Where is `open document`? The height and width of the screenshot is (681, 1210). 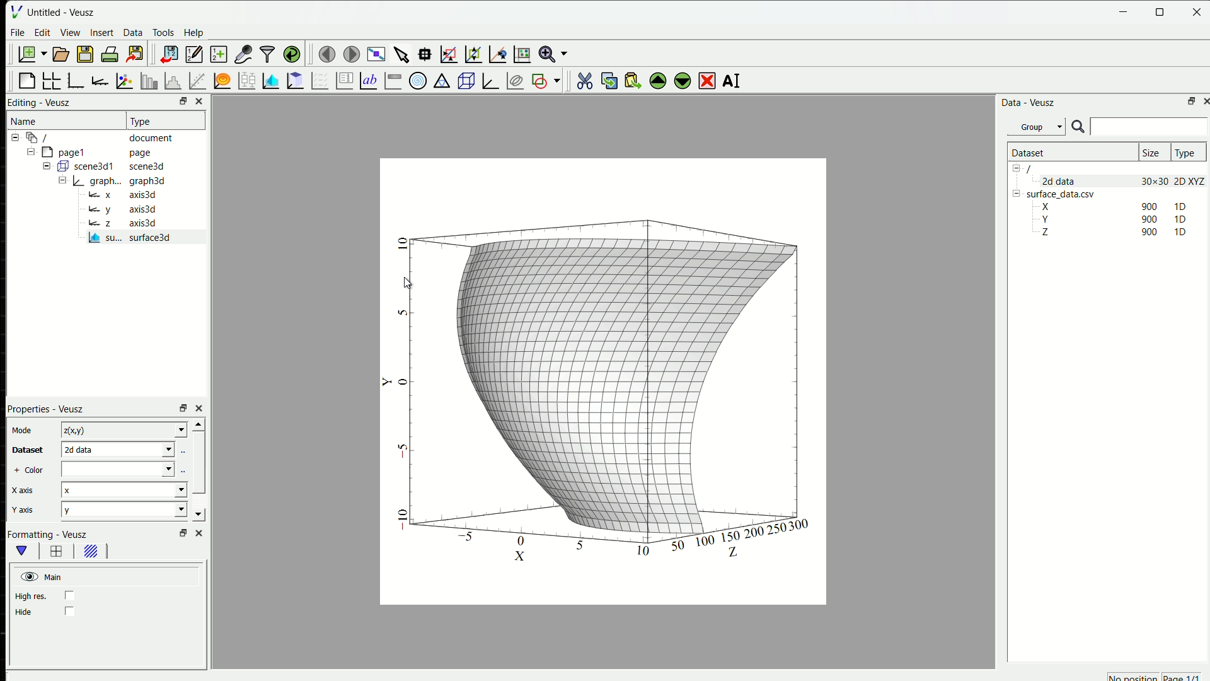 open document is located at coordinates (62, 54).